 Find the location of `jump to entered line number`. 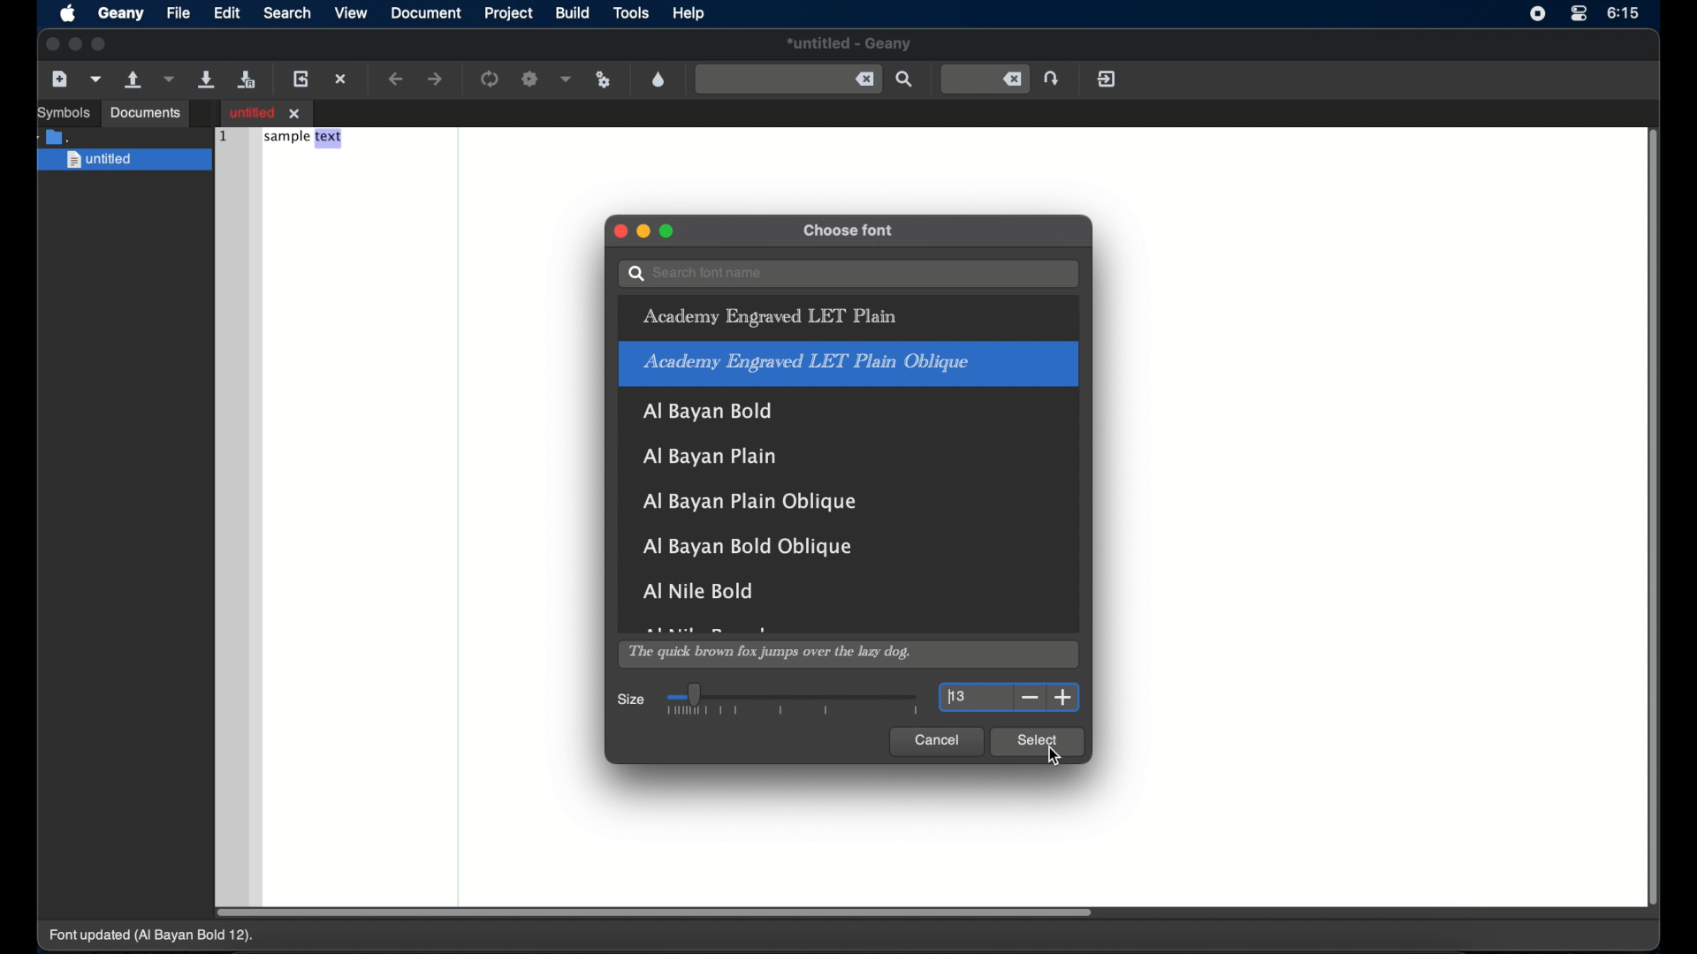

jump to entered line number is located at coordinates (985, 79).